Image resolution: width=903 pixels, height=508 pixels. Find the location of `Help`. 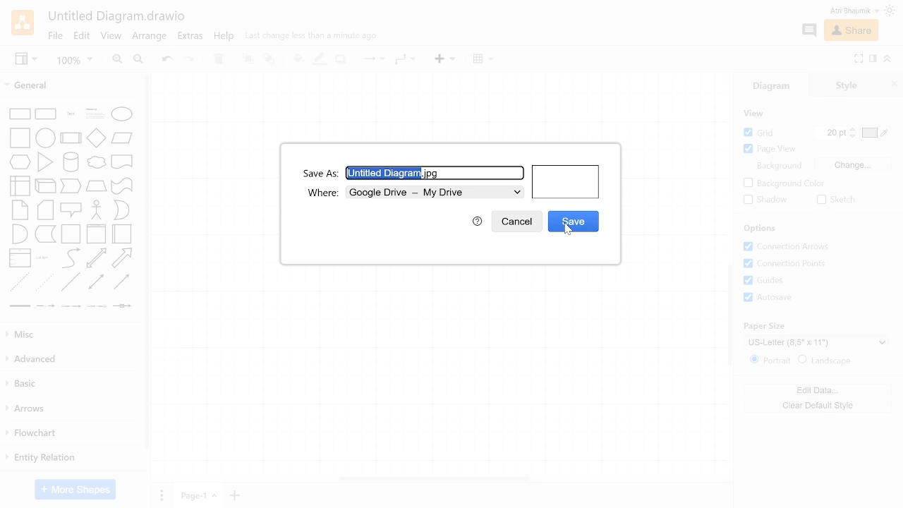

Help is located at coordinates (476, 221).